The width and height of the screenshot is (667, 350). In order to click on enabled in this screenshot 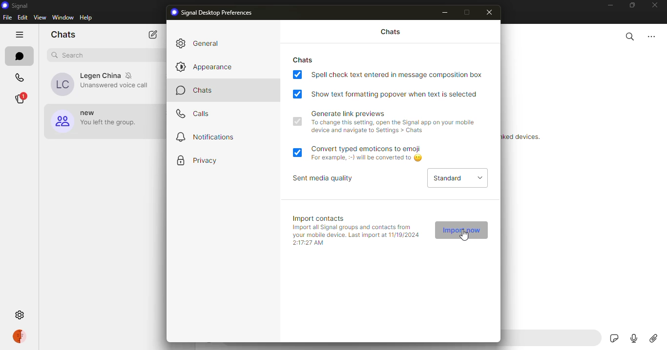, I will do `click(298, 152)`.